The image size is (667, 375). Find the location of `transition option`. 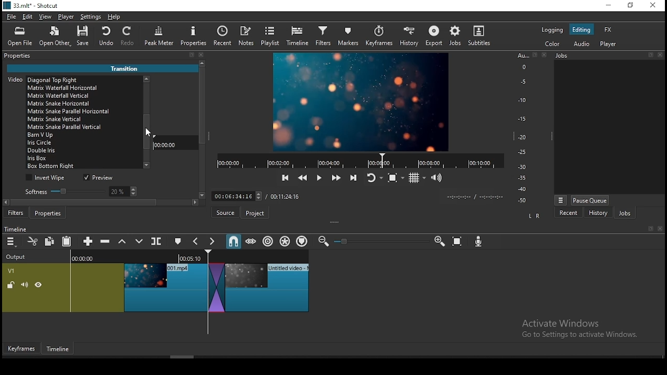

transition option is located at coordinates (84, 104).